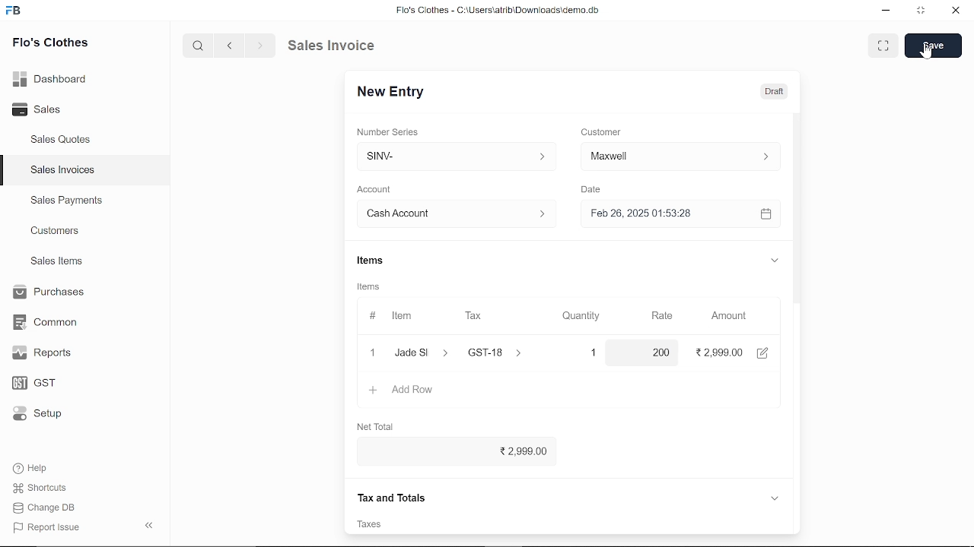  What do you see at coordinates (53, 78) in the screenshot?
I see `Dashboard` at bounding box center [53, 78].